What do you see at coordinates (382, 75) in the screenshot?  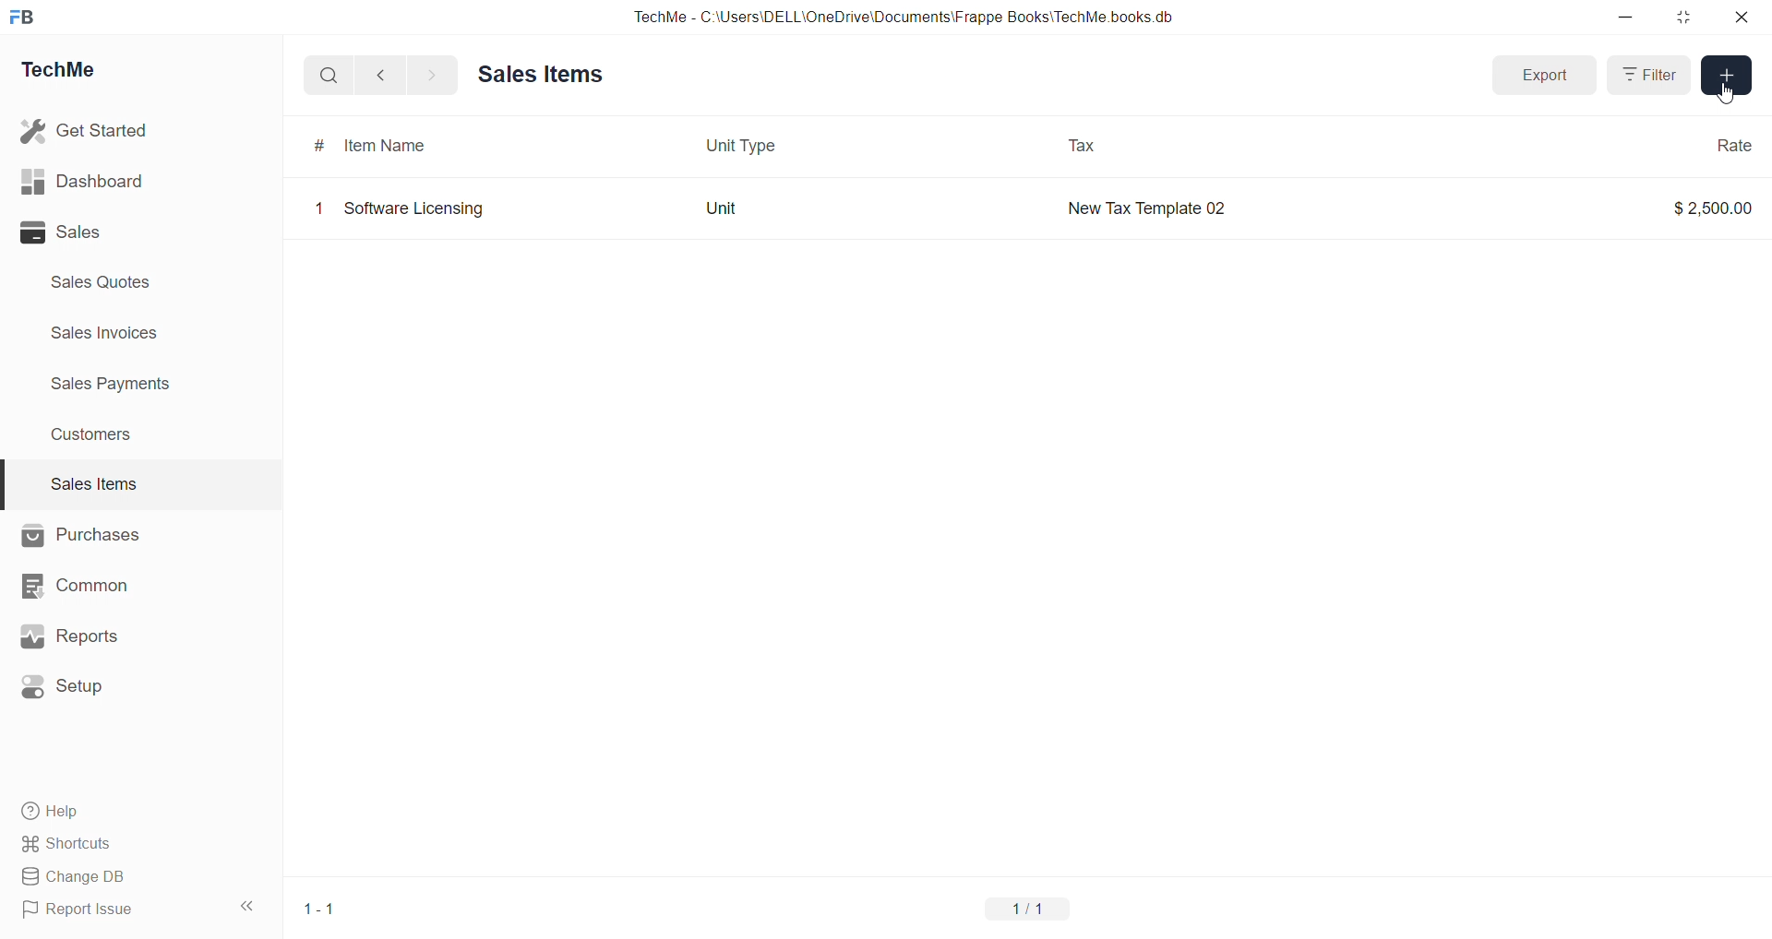 I see `back` at bounding box center [382, 75].